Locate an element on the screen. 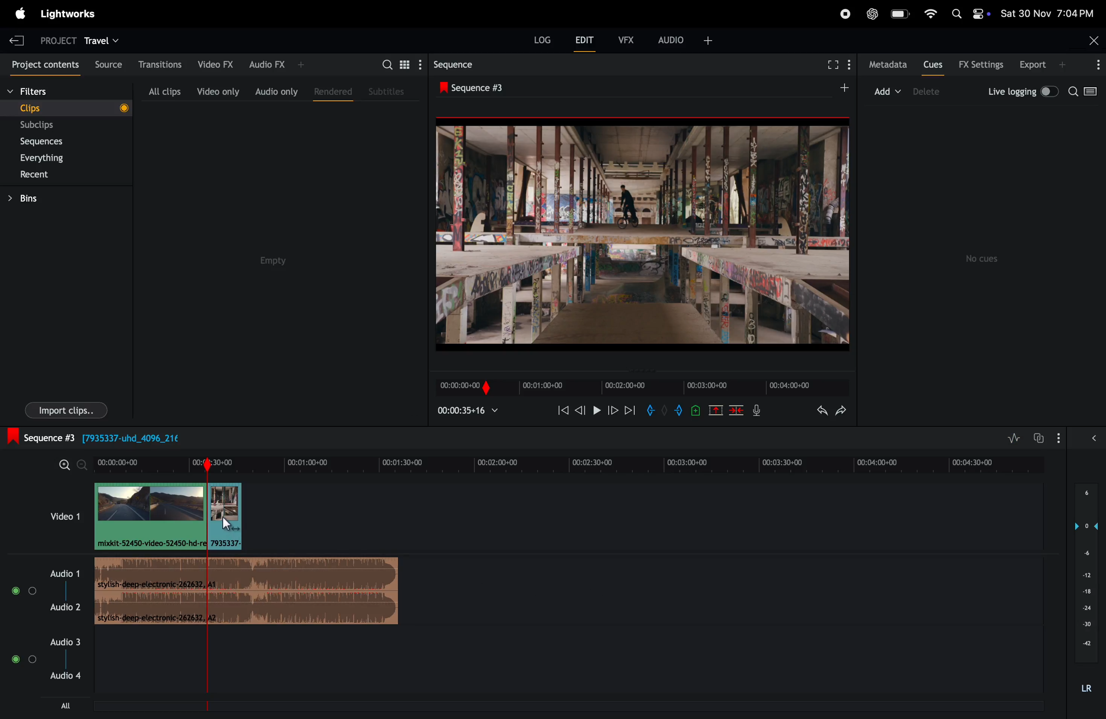 The width and height of the screenshot is (1106, 719). wifi is located at coordinates (931, 15).